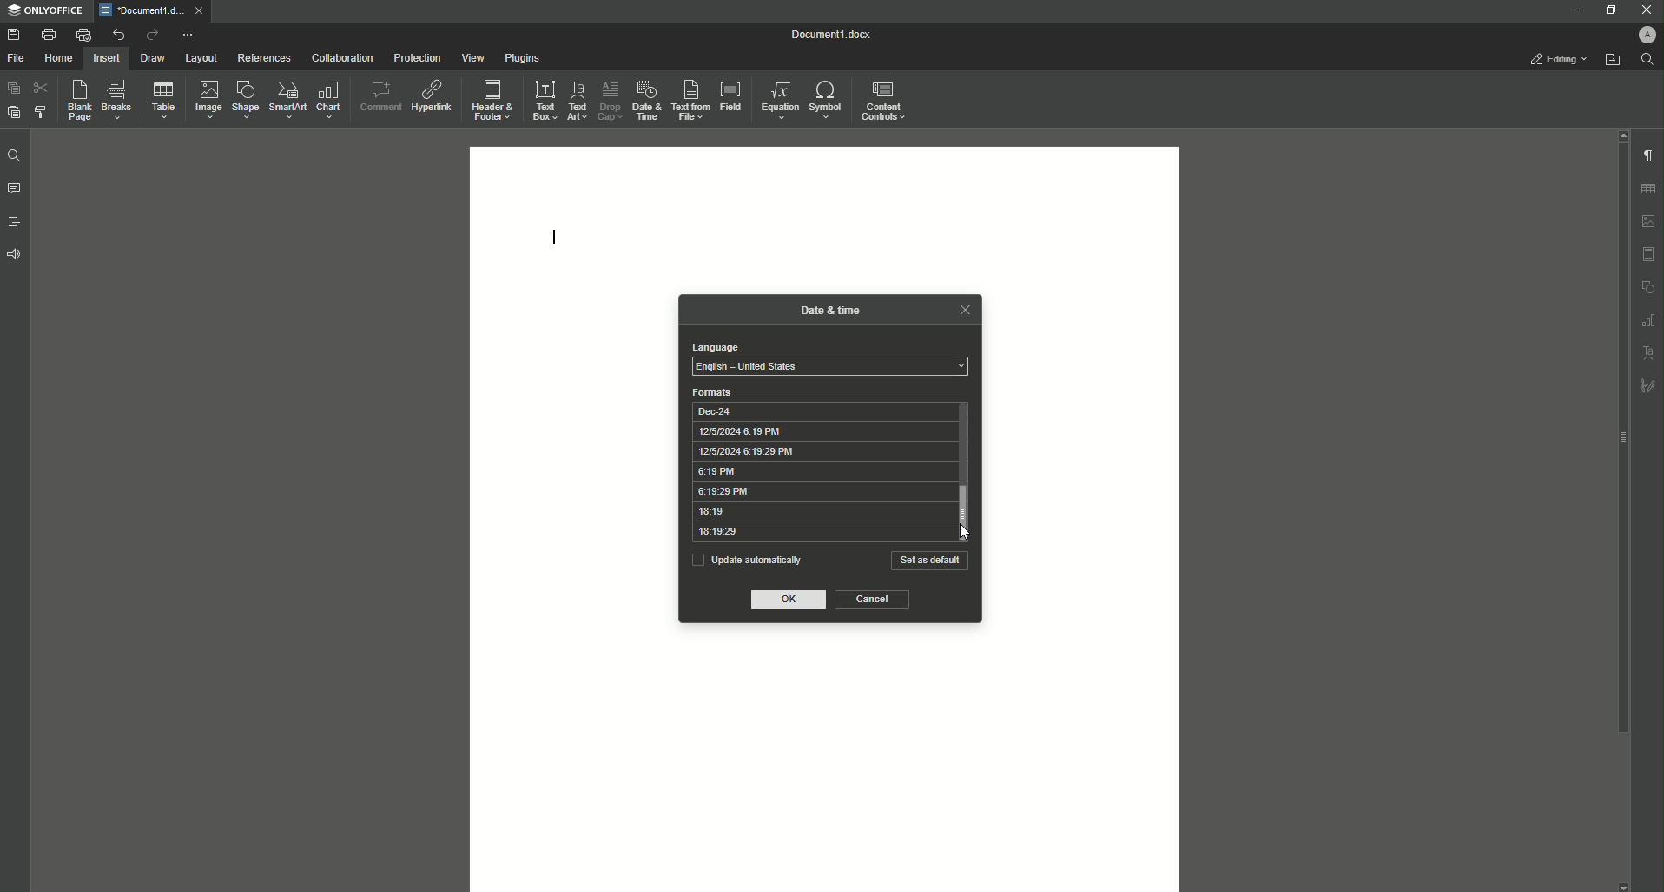 The image size is (1664, 892). What do you see at coordinates (873, 600) in the screenshot?
I see `Cancel` at bounding box center [873, 600].